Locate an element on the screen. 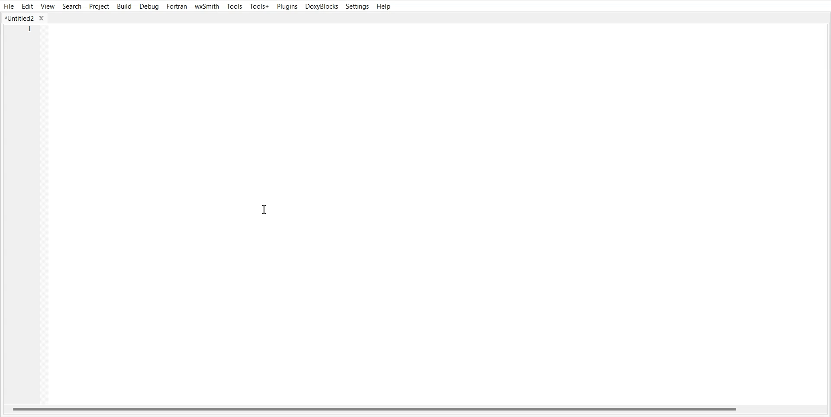  Text cursor is located at coordinates (266, 210).